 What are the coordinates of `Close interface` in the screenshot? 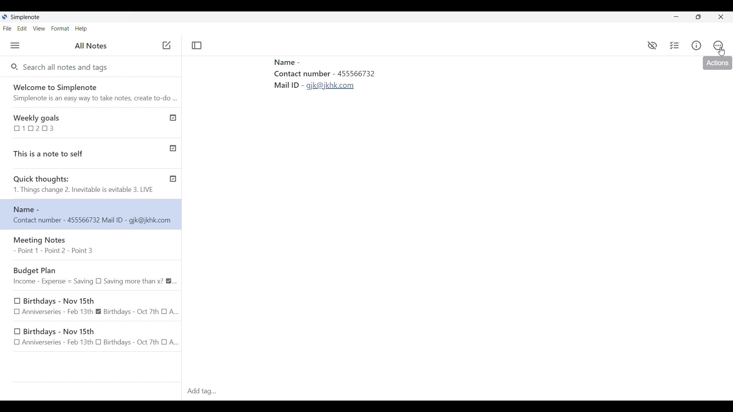 It's located at (720, 17).